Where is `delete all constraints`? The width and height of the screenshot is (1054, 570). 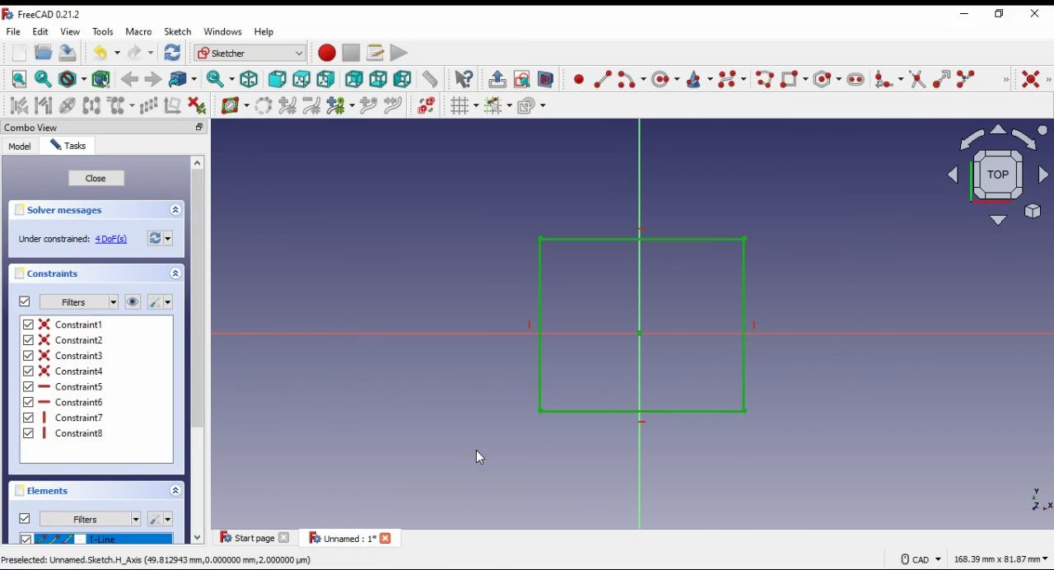
delete all constraints is located at coordinates (197, 106).